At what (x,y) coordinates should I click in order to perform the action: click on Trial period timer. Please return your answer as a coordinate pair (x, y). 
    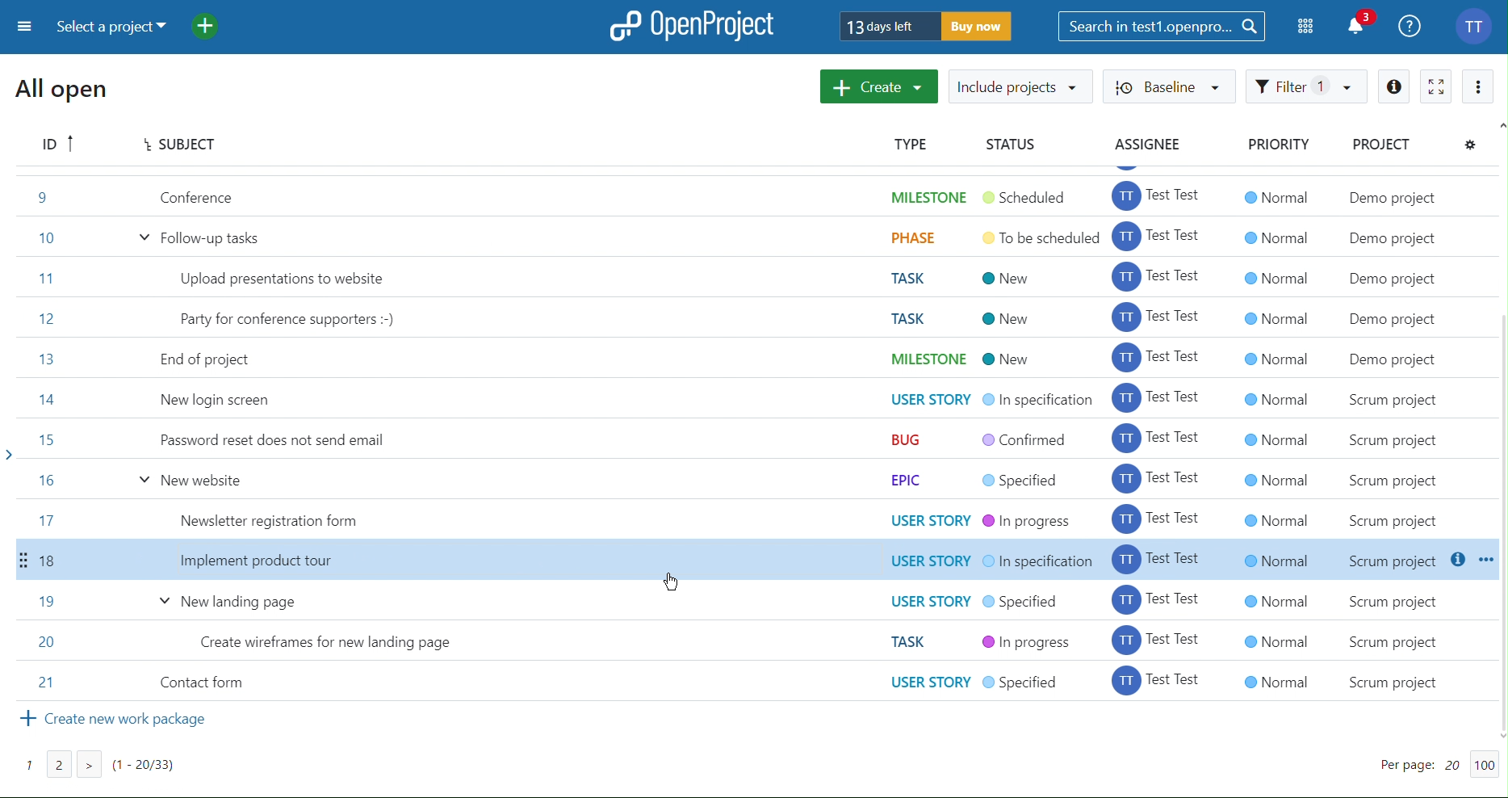
    Looking at the image, I should click on (927, 25).